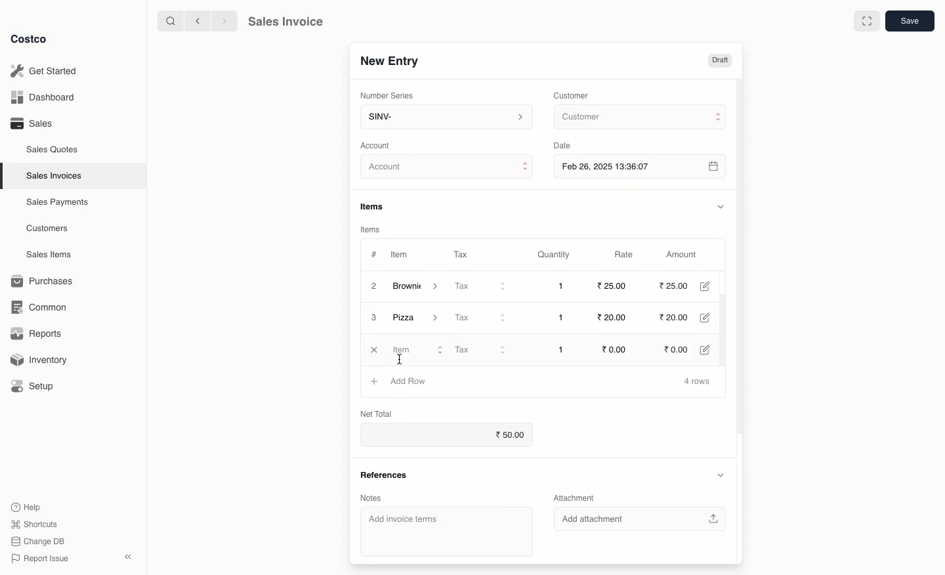  What do you see at coordinates (679, 286) in the screenshot?
I see `25.00` at bounding box center [679, 286].